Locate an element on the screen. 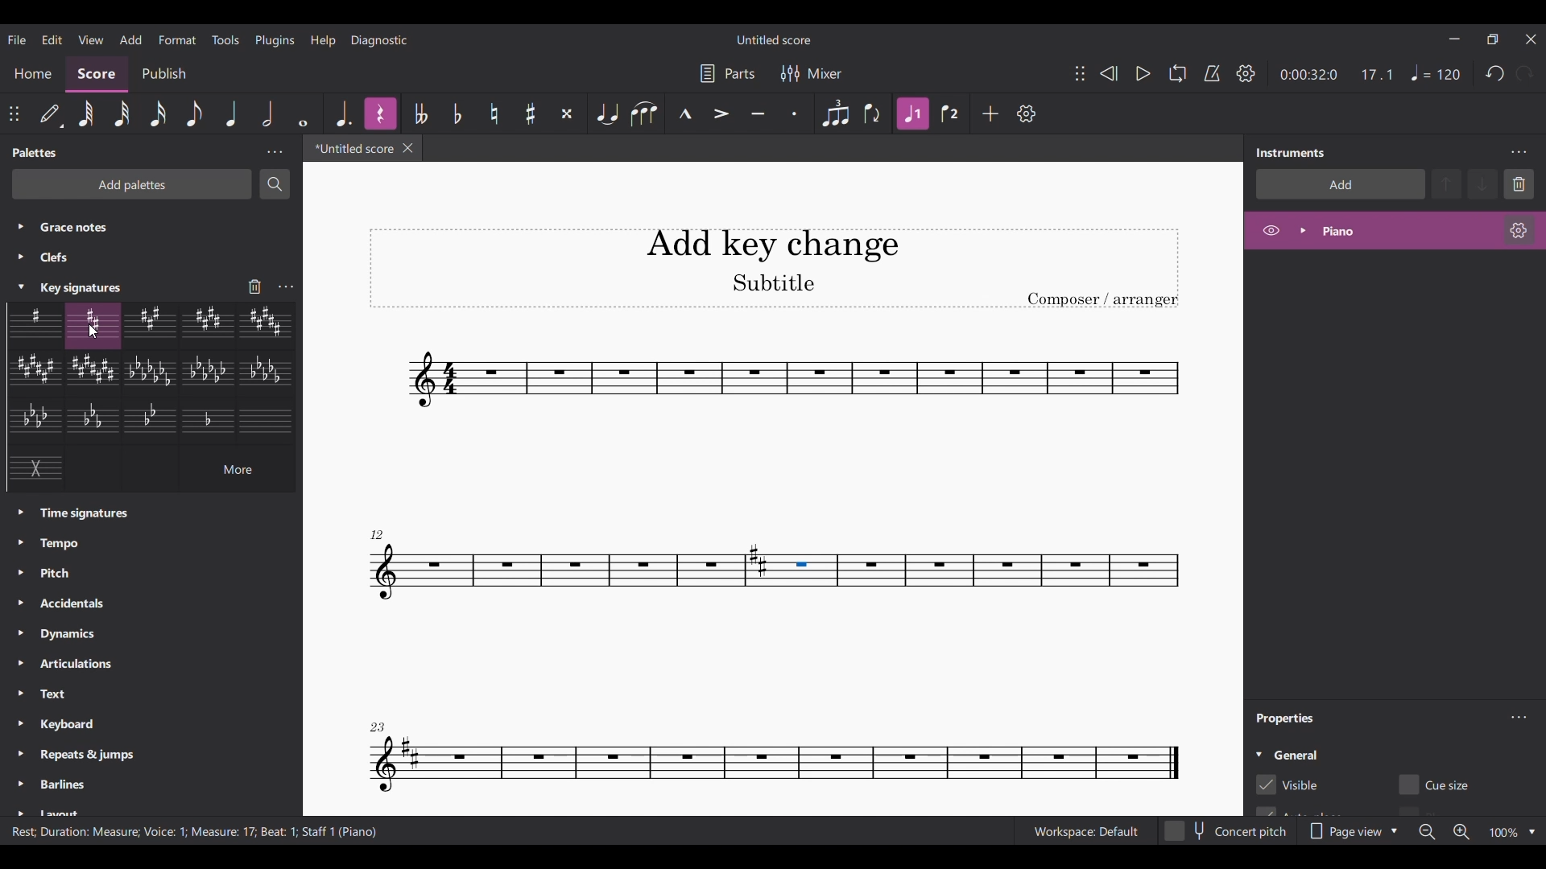 This screenshot has width=1546, height=869. View menu is located at coordinates (90, 39).